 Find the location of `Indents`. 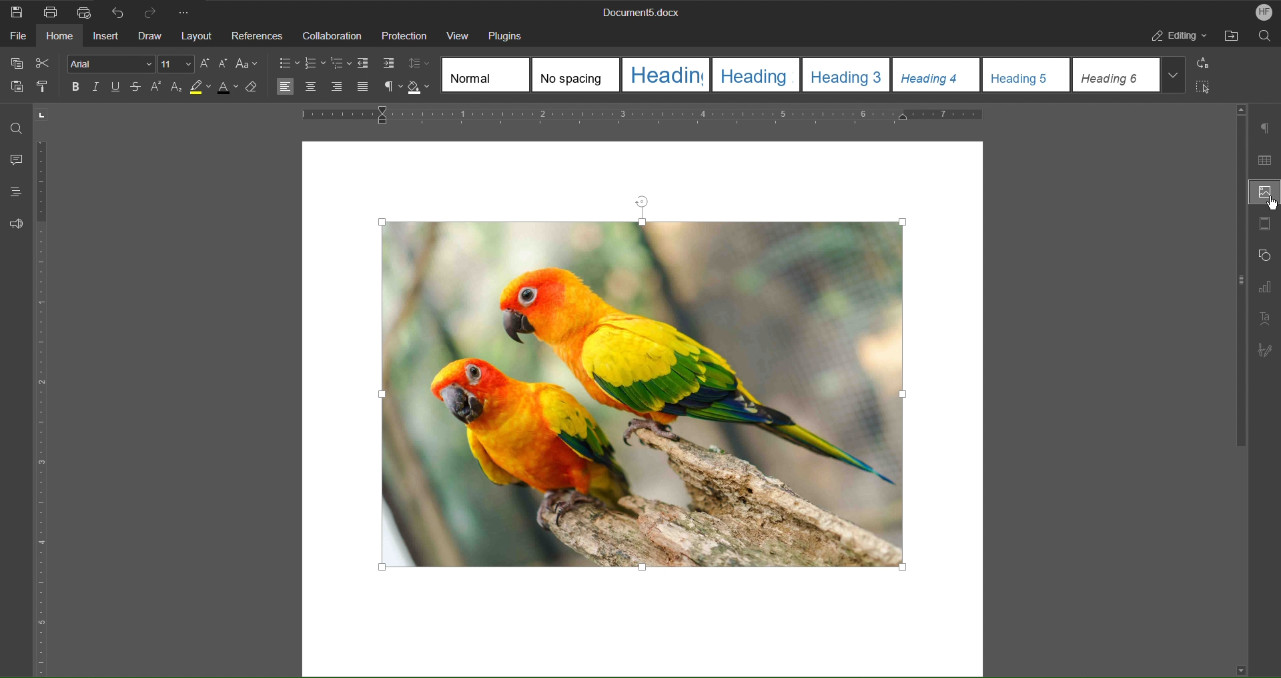

Indents is located at coordinates (378, 64).